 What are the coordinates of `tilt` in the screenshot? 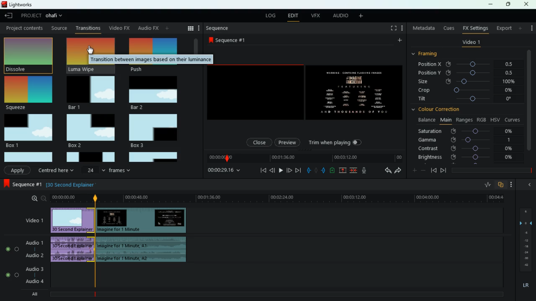 It's located at (466, 99).